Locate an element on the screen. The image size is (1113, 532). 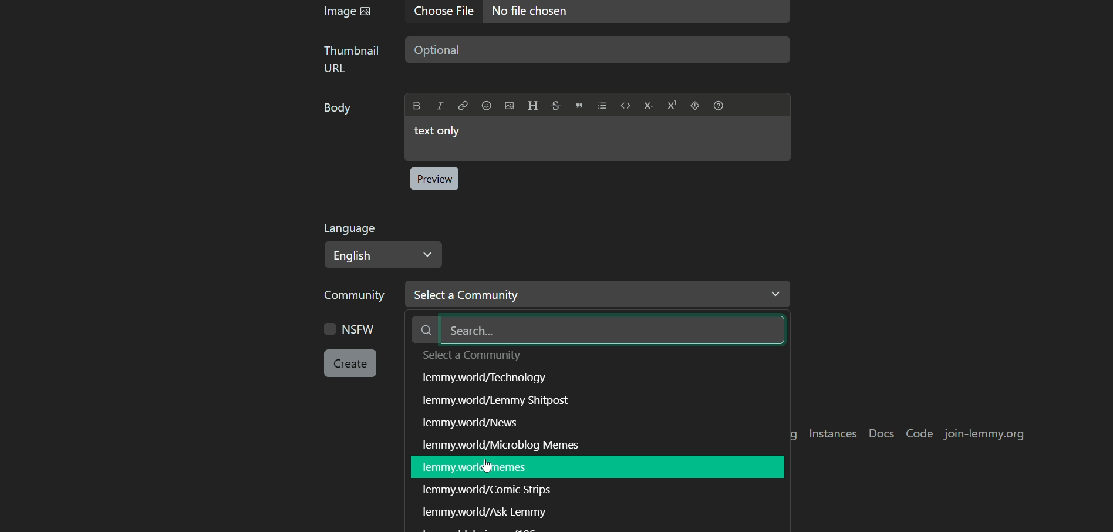
Formatting help is located at coordinates (719, 106).